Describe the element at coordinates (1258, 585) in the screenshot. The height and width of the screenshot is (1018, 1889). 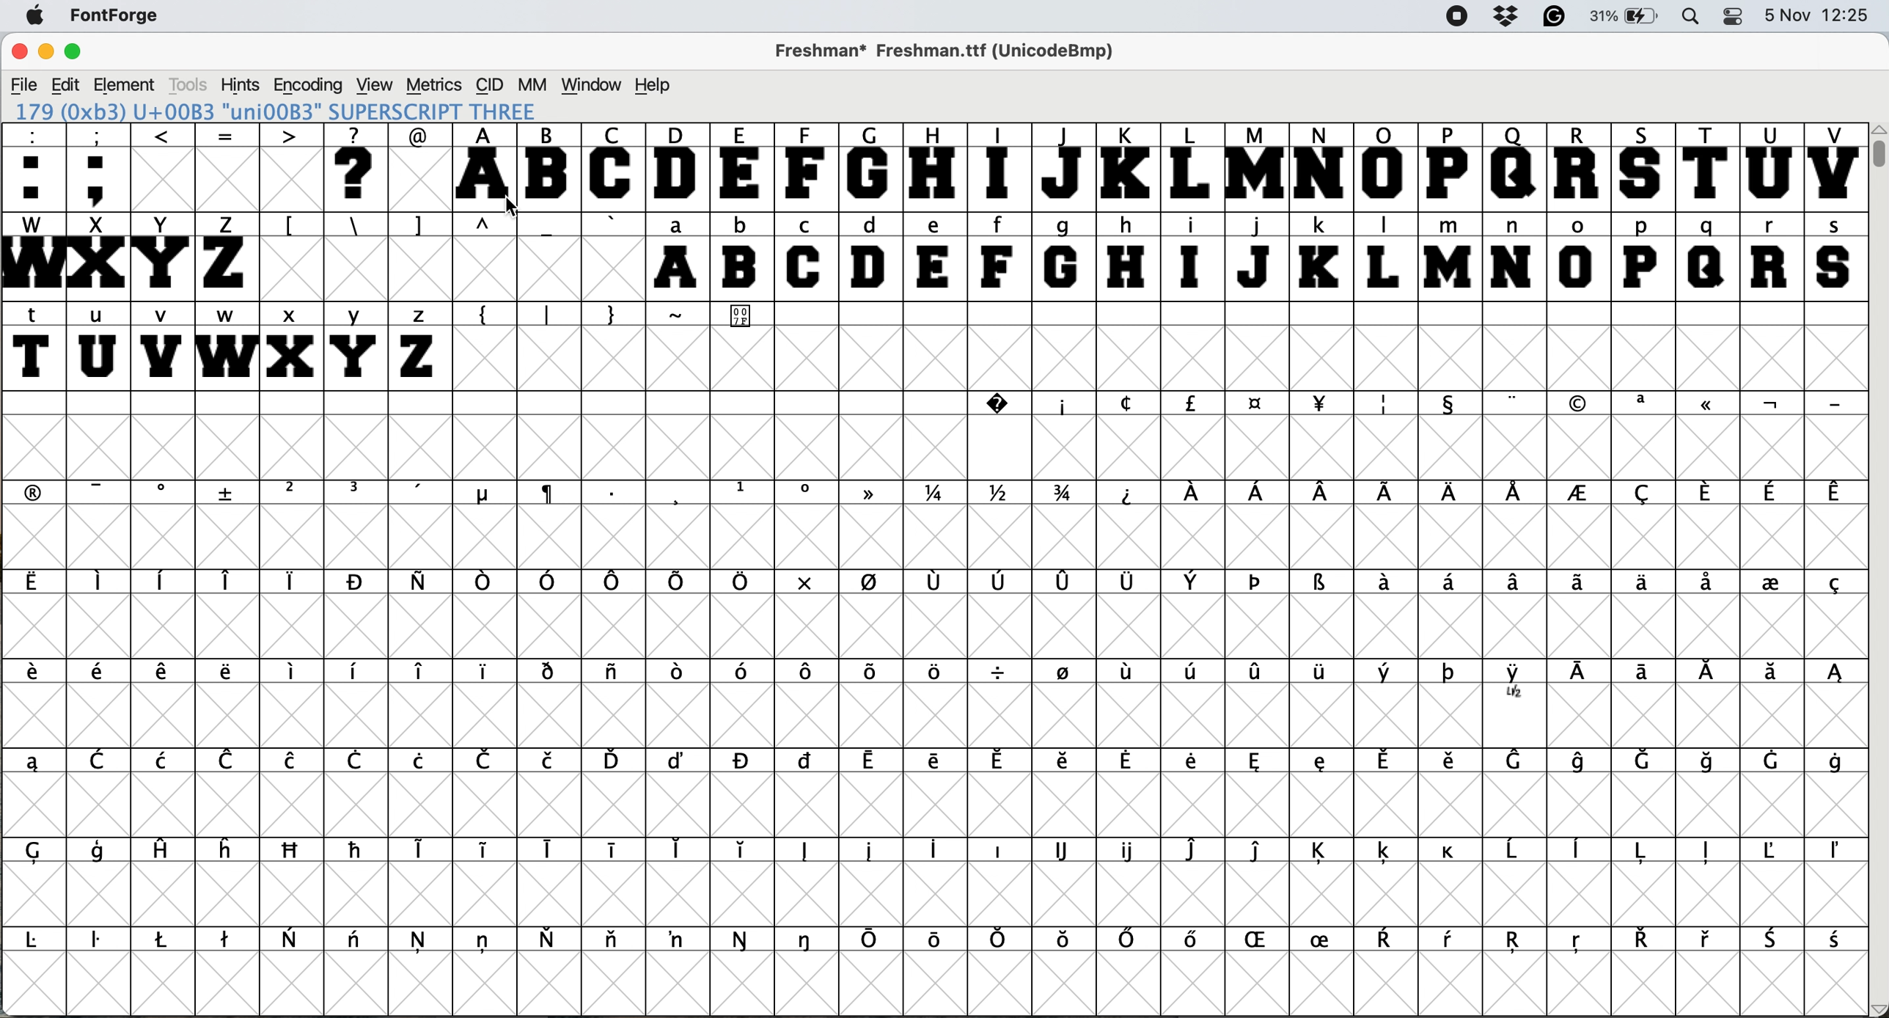
I see `symbol` at that location.